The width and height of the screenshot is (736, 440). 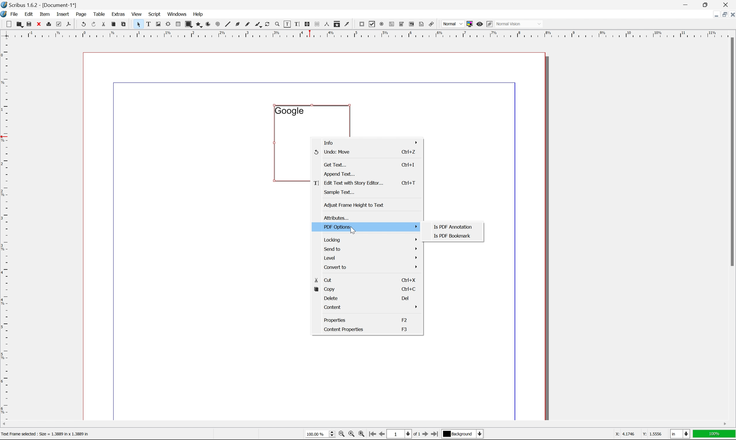 I want to click on ctrl+c, so click(x=407, y=289).